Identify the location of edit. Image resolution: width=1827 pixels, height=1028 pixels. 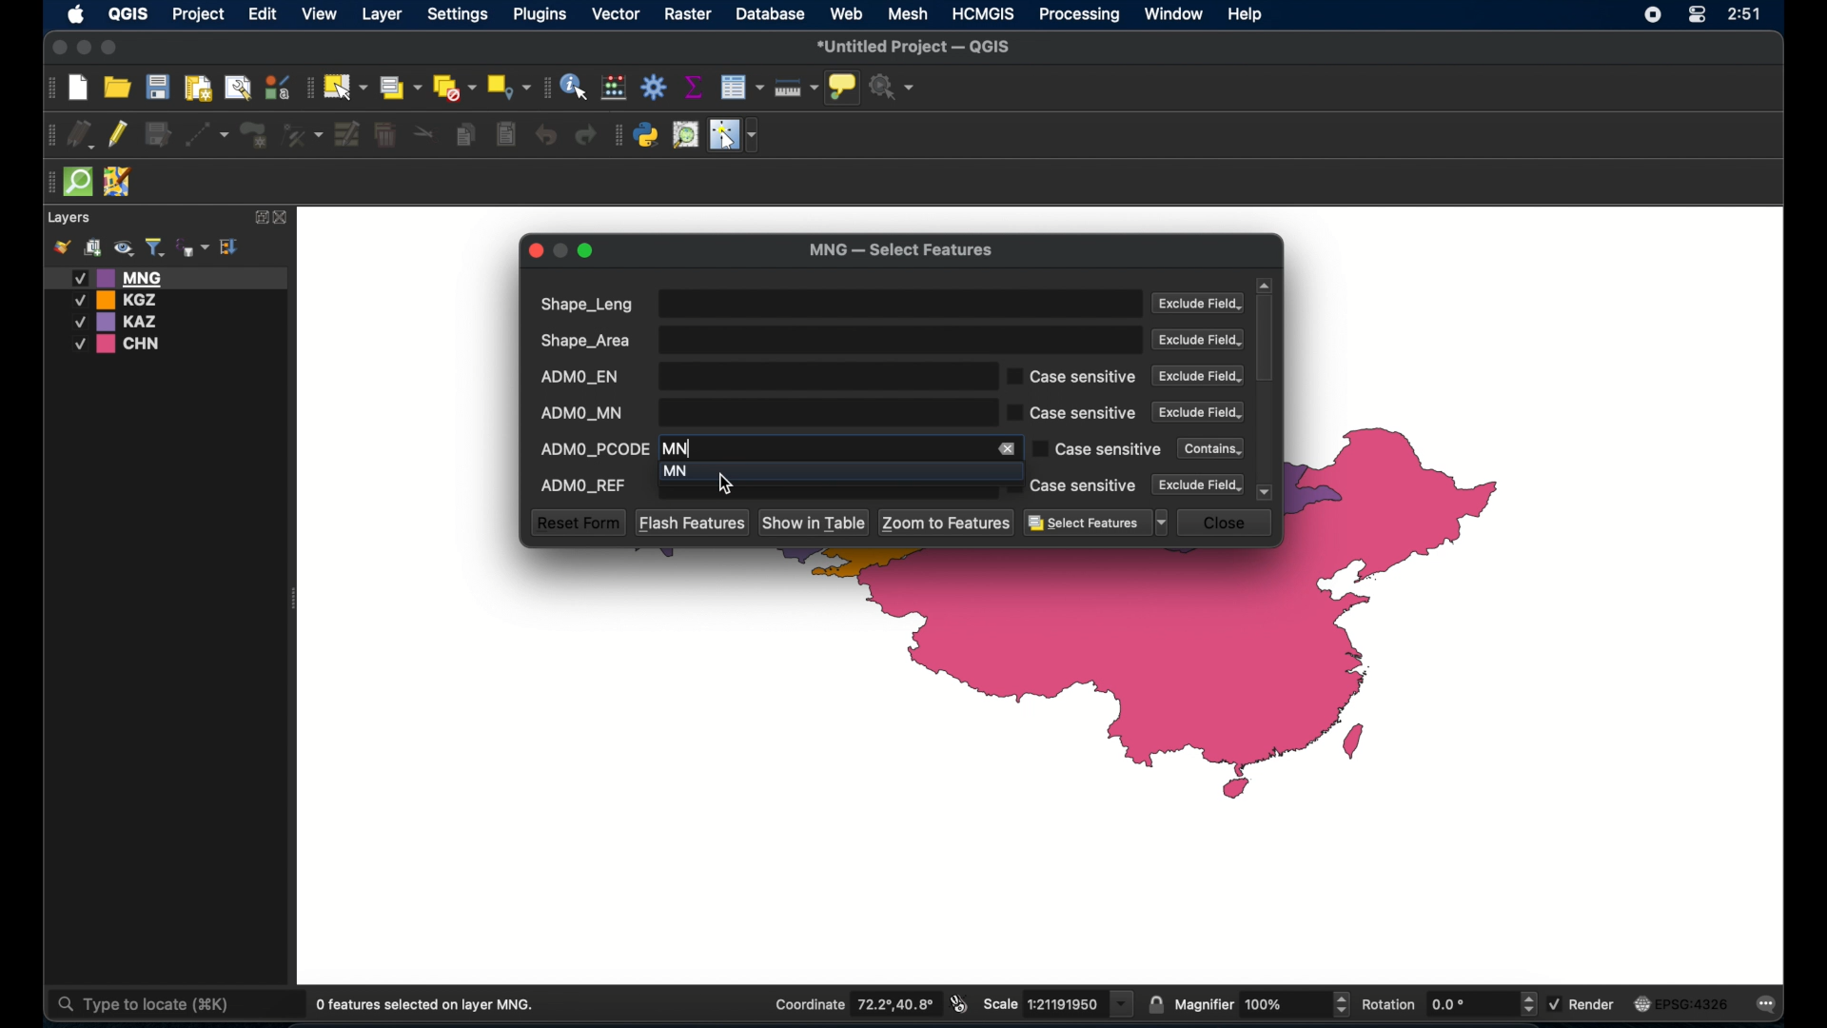
(263, 15).